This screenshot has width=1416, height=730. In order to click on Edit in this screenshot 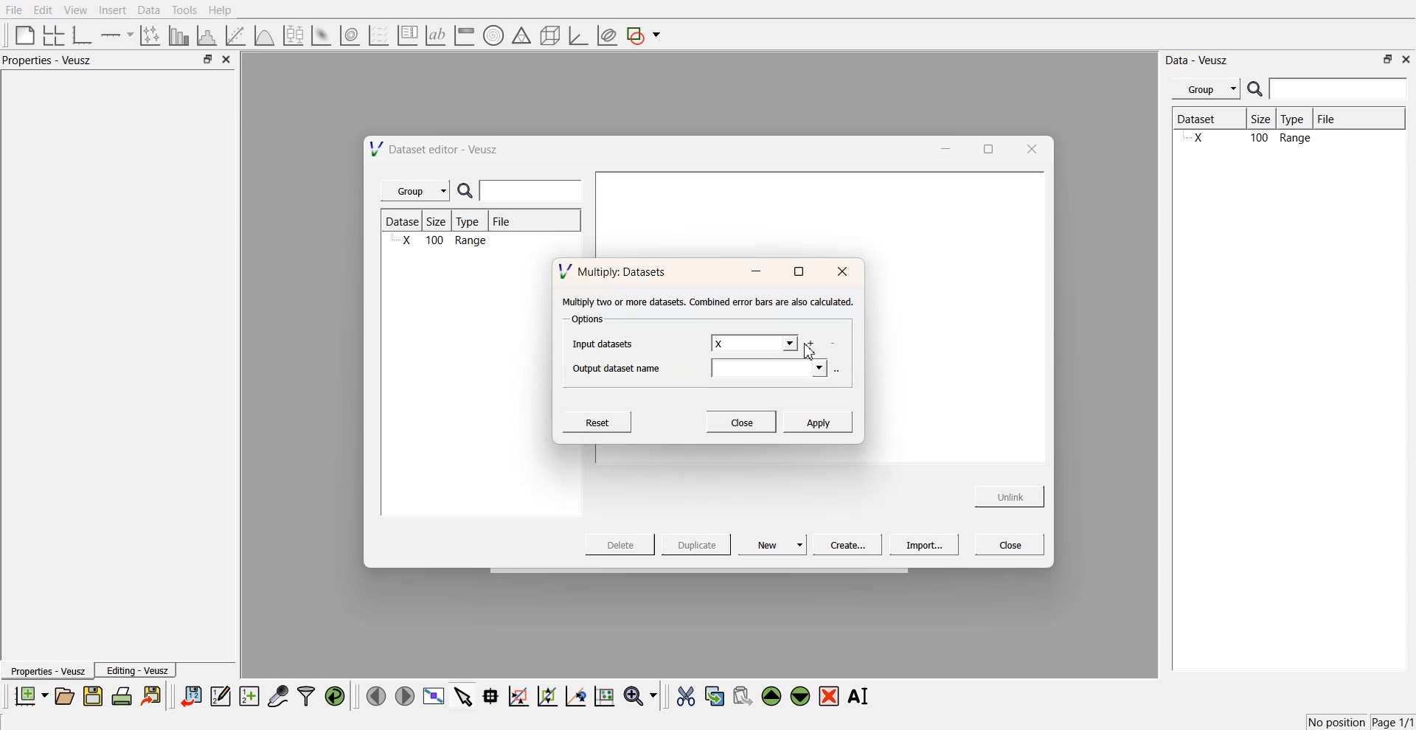, I will do `click(44, 10)`.